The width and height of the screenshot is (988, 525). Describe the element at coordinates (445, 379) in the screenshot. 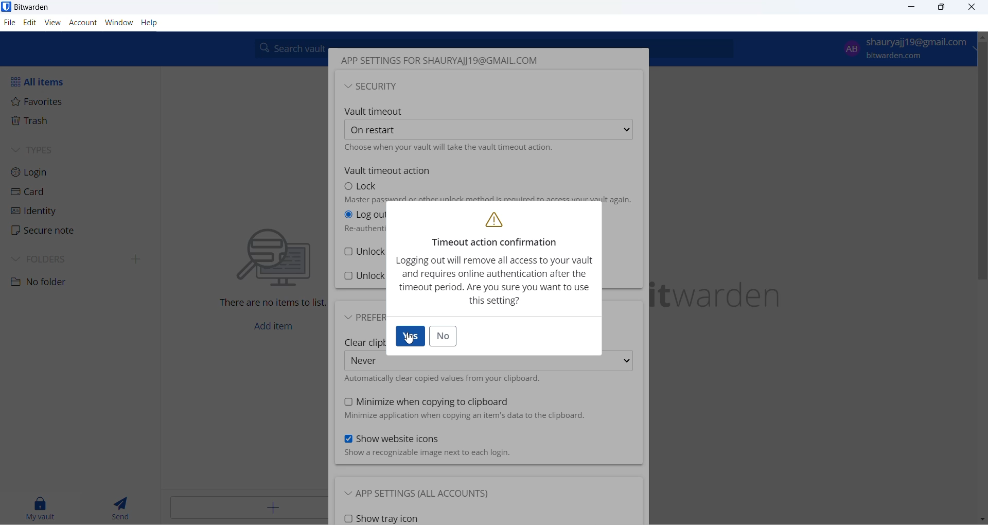

I see `checkbox` at that location.